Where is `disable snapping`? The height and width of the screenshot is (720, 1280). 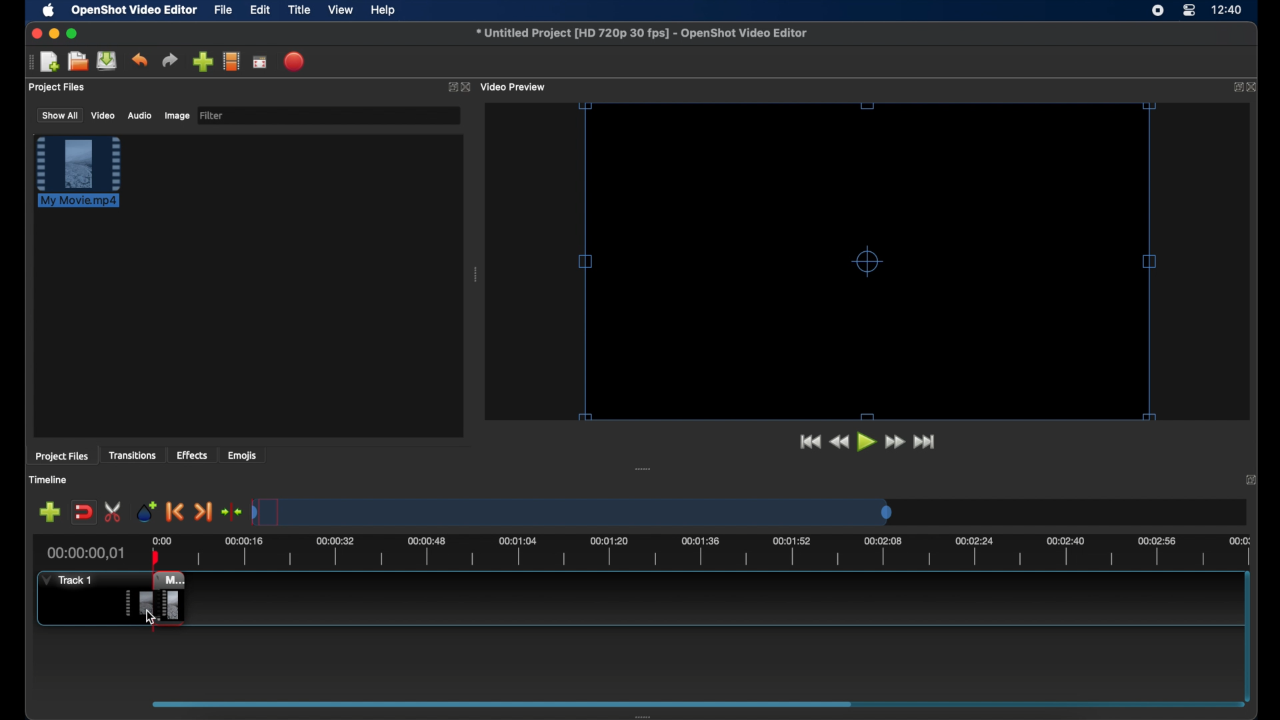
disable snapping is located at coordinates (83, 513).